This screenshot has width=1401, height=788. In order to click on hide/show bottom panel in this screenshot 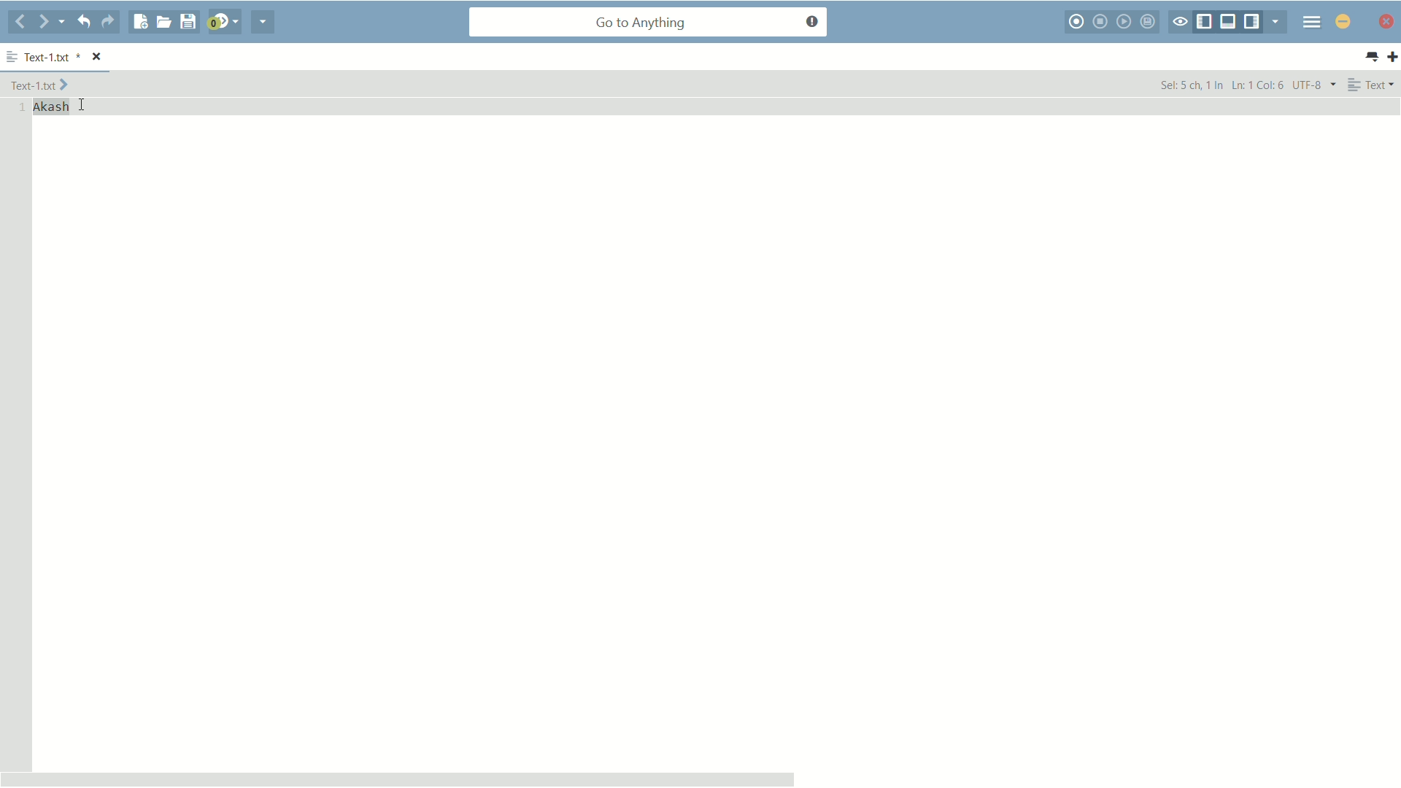, I will do `click(1229, 22)`.